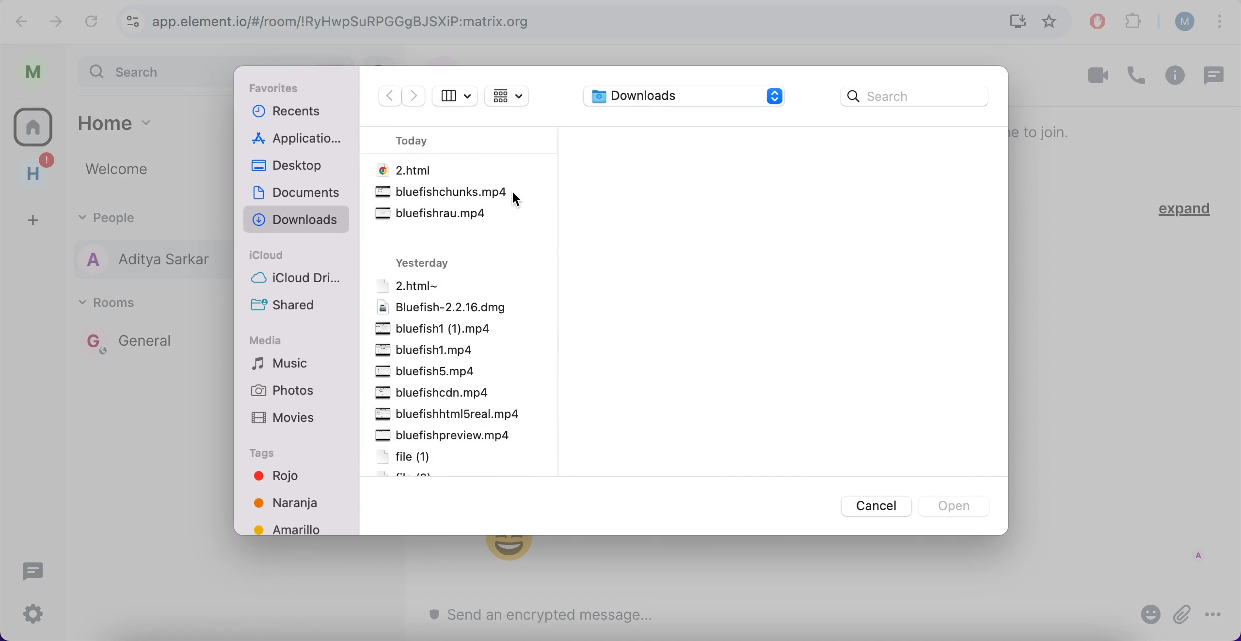 The width and height of the screenshot is (1241, 641). I want to click on bluefishcdn.mp4, so click(438, 390).